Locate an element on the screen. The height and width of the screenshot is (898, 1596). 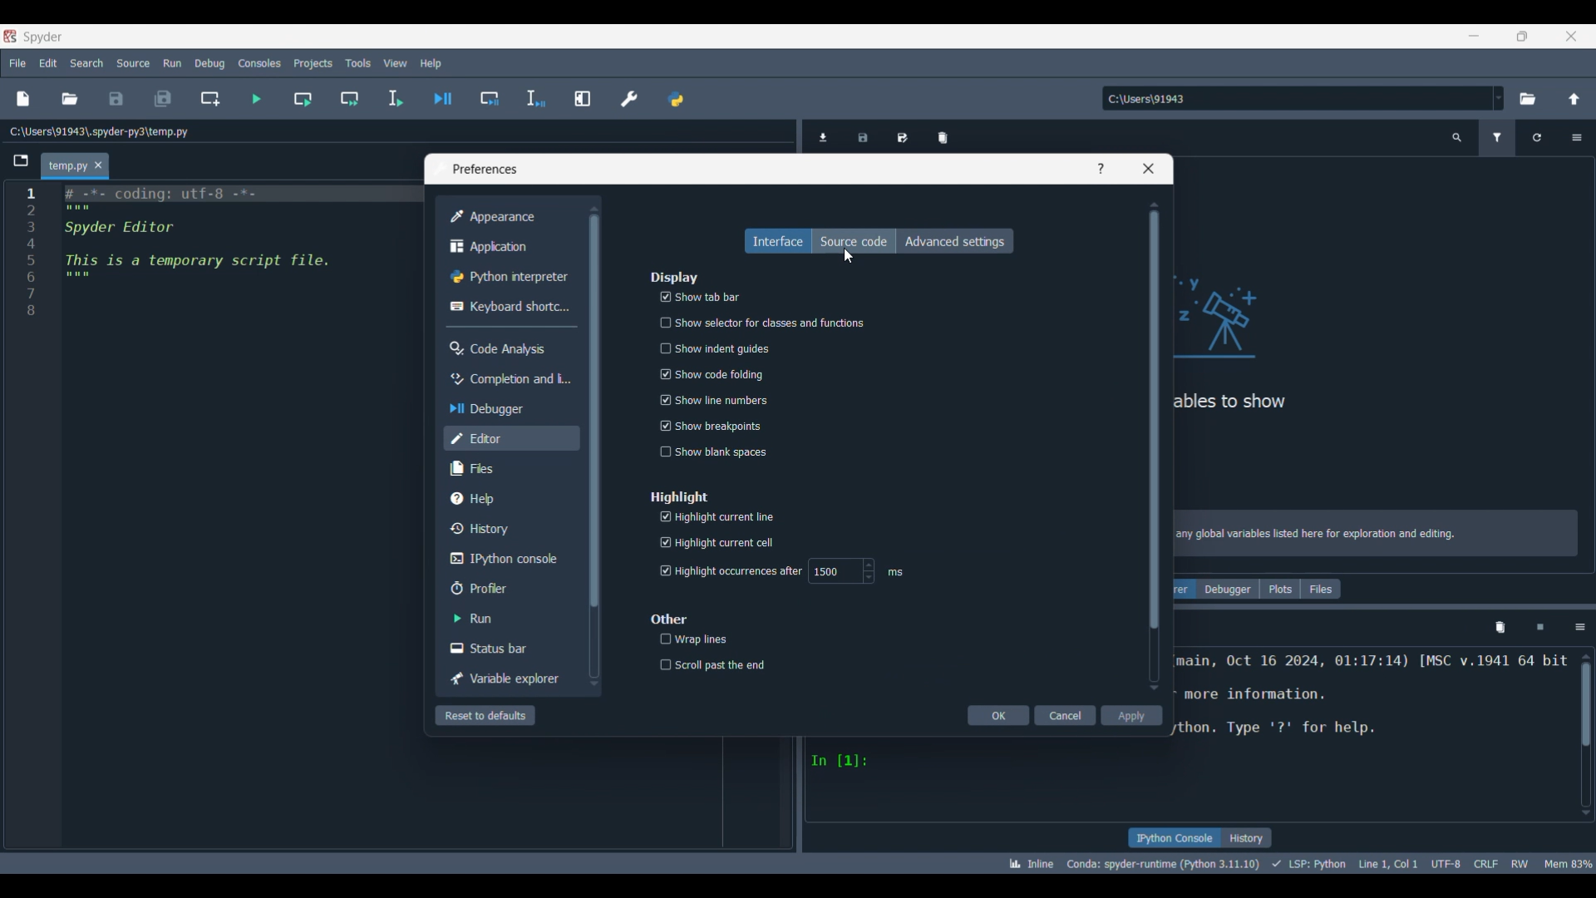
Show indent guides is located at coordinates (719, 349).